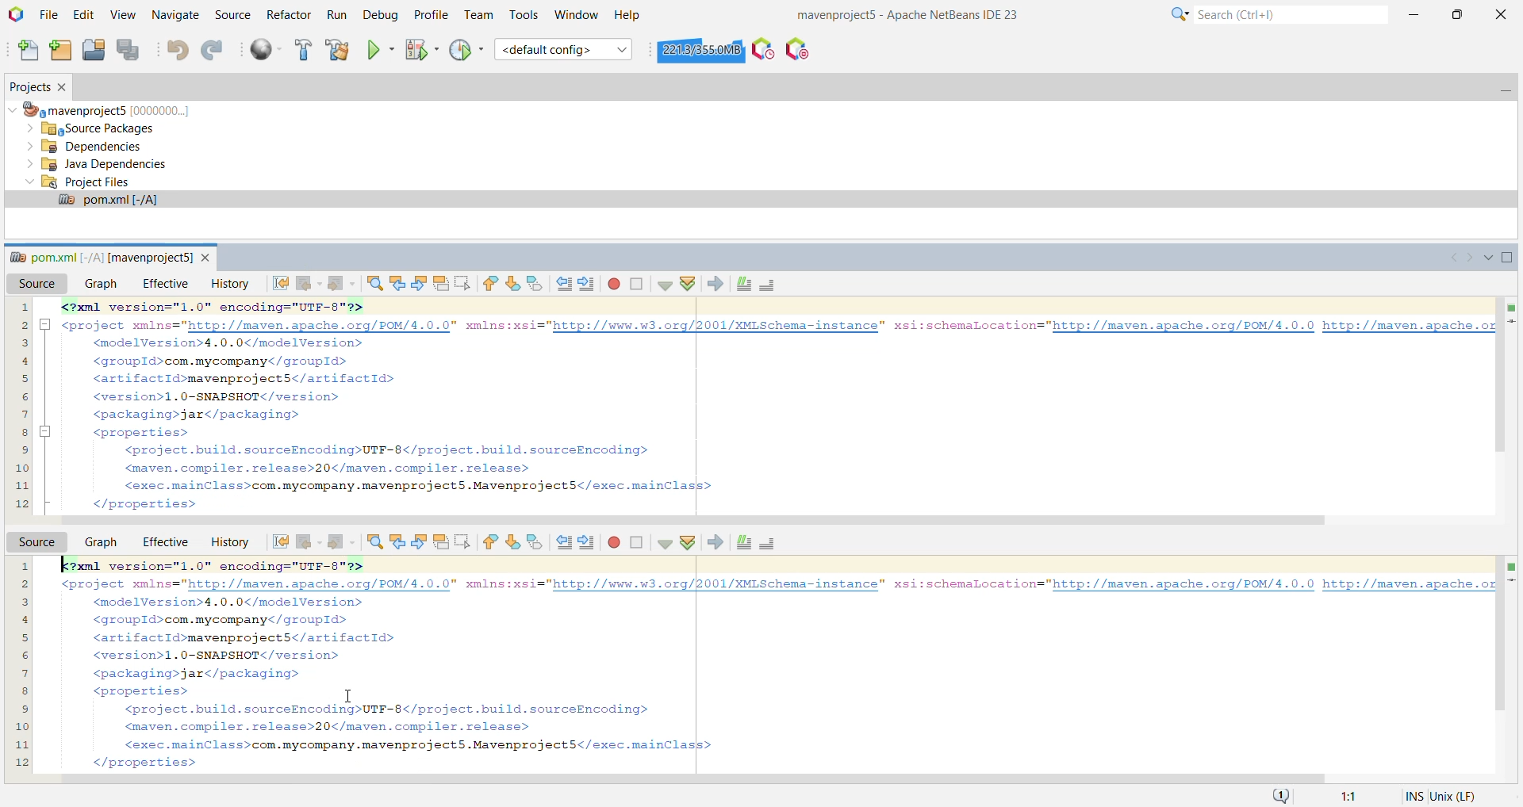 This screenshot has height=807, width=1523. I want to click on <version>1.0-SNAPSHOT</version>, so click(221, 396).